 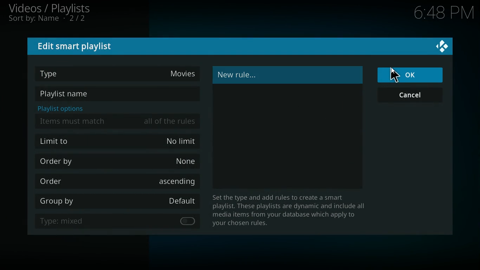 I want to click on order by, so click(x=119, y=162).